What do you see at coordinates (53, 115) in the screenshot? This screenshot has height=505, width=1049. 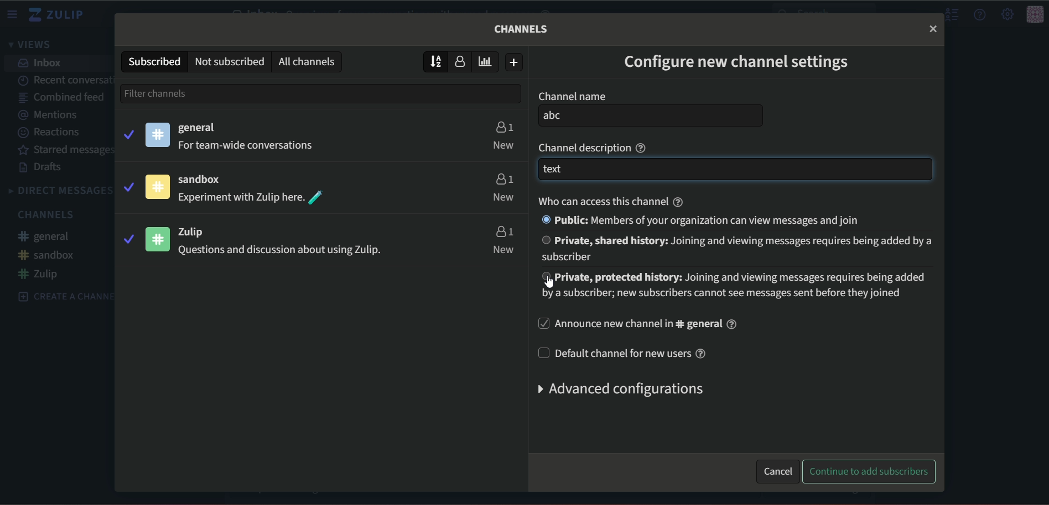 I see `mentions` at bounding box center [53, 115].